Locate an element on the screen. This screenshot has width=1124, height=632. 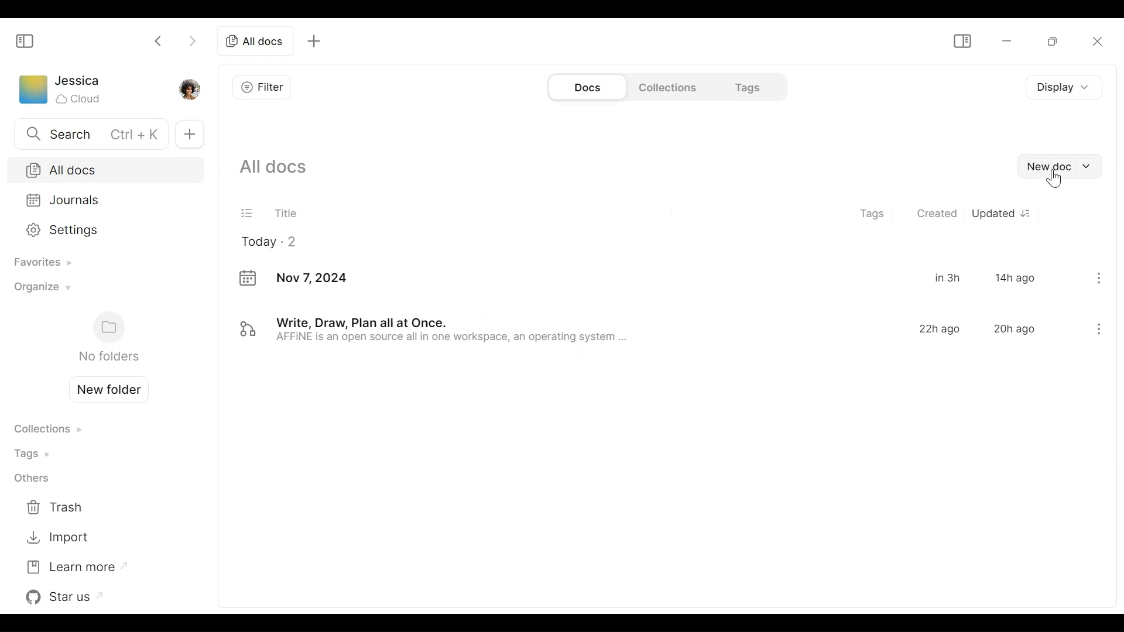
Current Tab is located at coordinates (255, 40).